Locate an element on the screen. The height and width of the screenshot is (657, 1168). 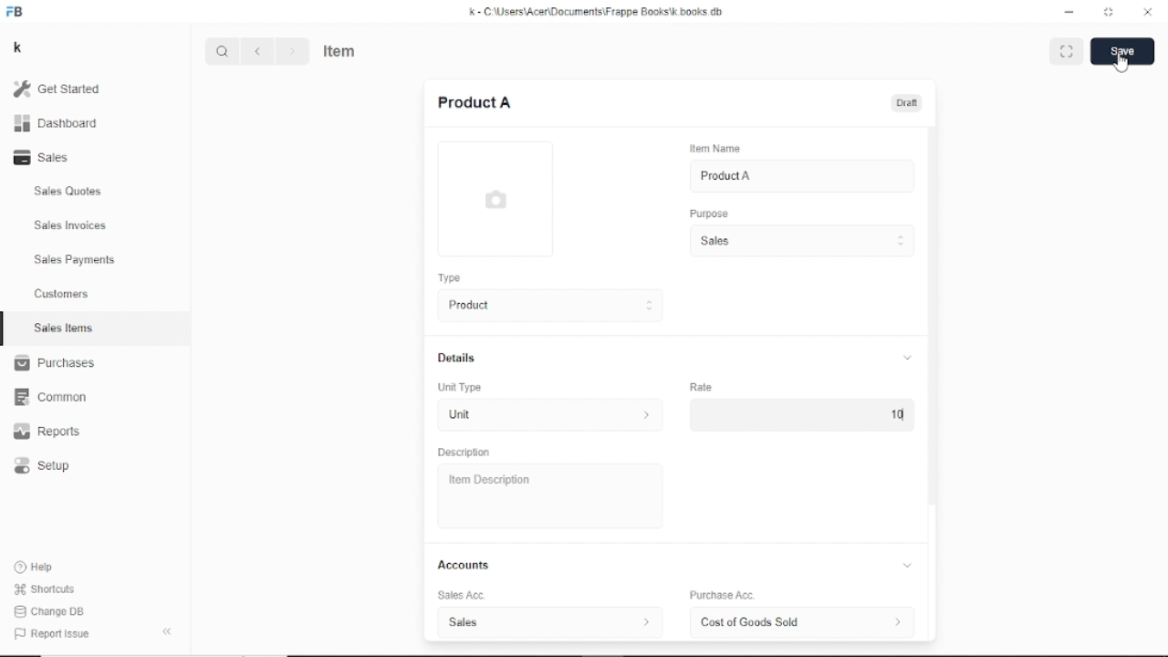
Picture is located at coordinates (495, 199).